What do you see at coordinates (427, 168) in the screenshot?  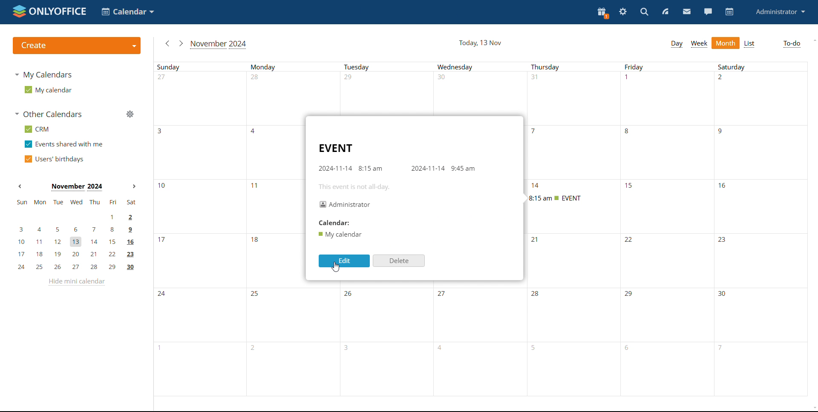 I see `end date` at bounding box center [427, 168].